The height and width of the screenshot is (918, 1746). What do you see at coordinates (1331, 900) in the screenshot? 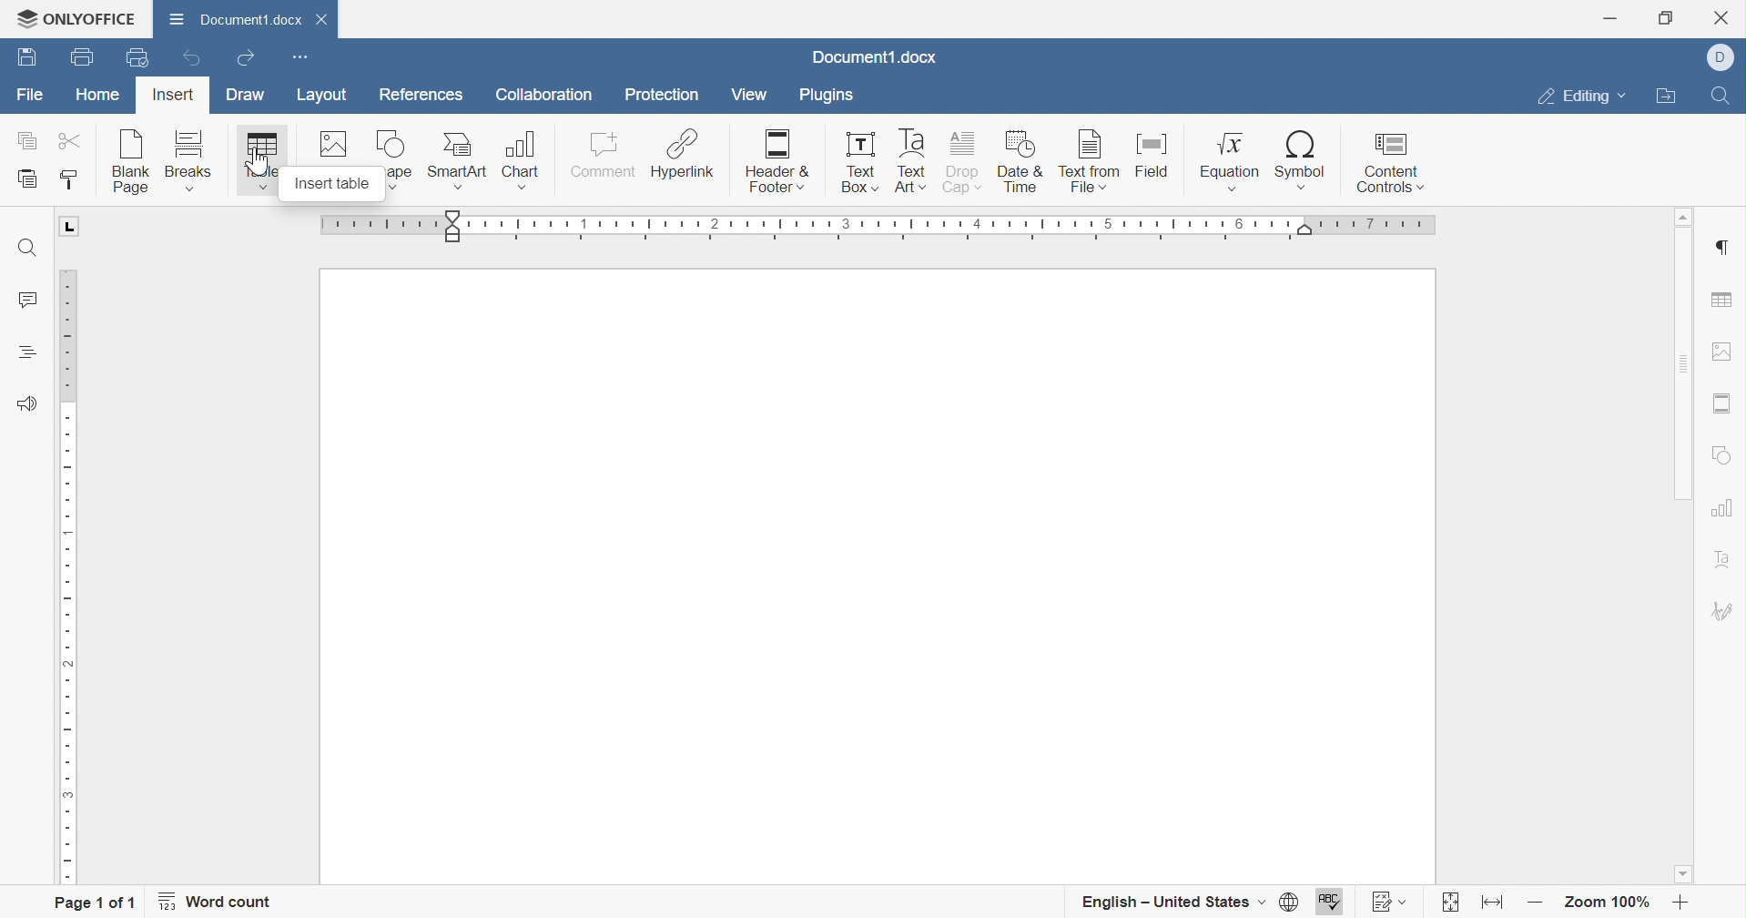
I see `Spell checking` at bounding box center [1331, 900].